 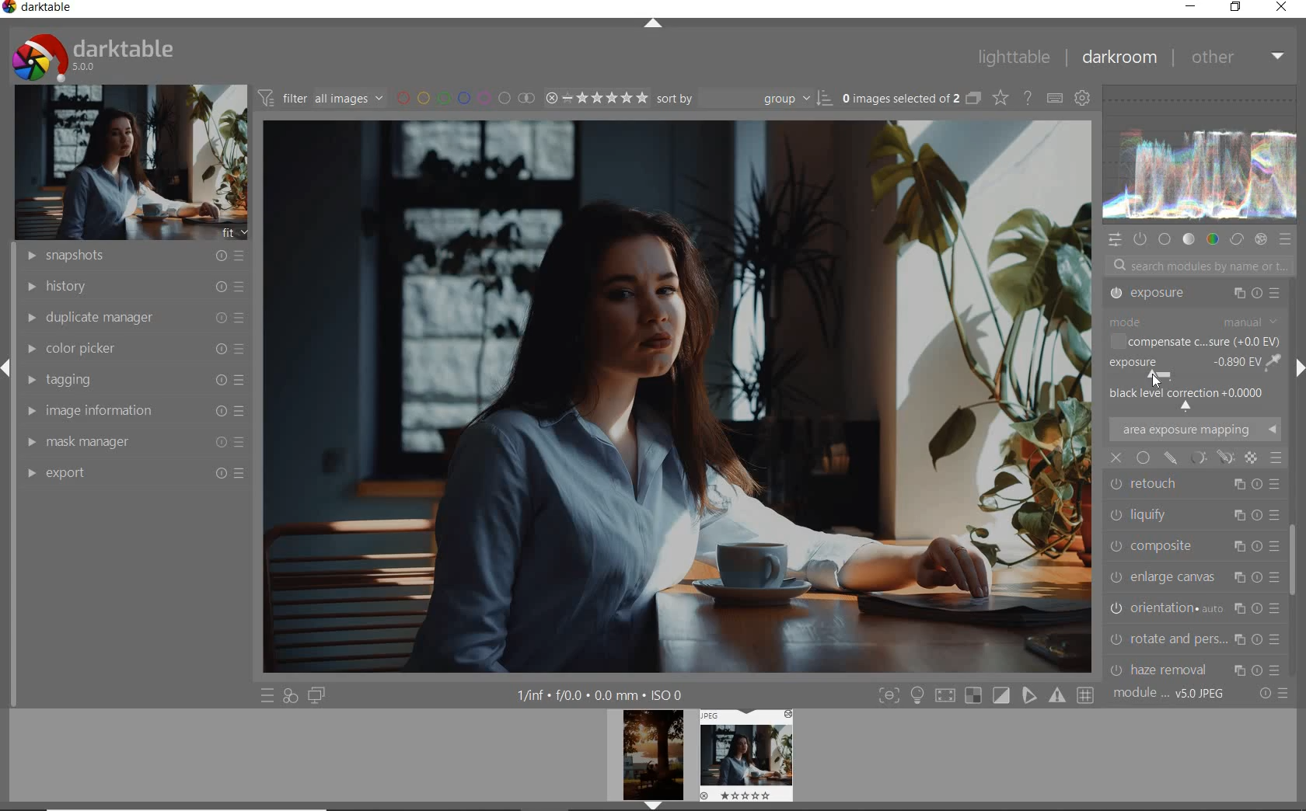 I want to click on EXPORT, so click(x=136, y=473).